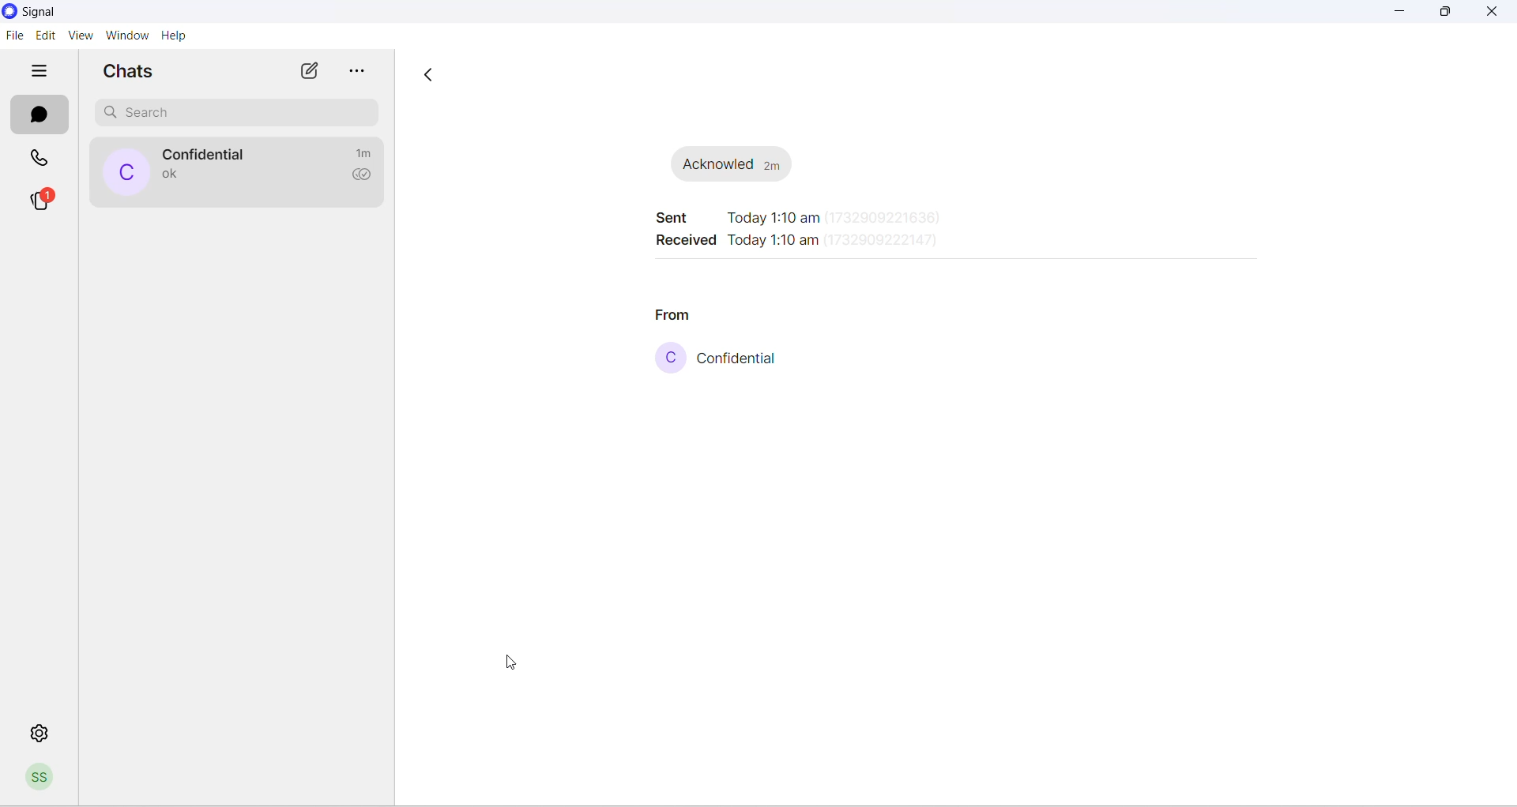  I want to click on cursor, so click(515, 661).